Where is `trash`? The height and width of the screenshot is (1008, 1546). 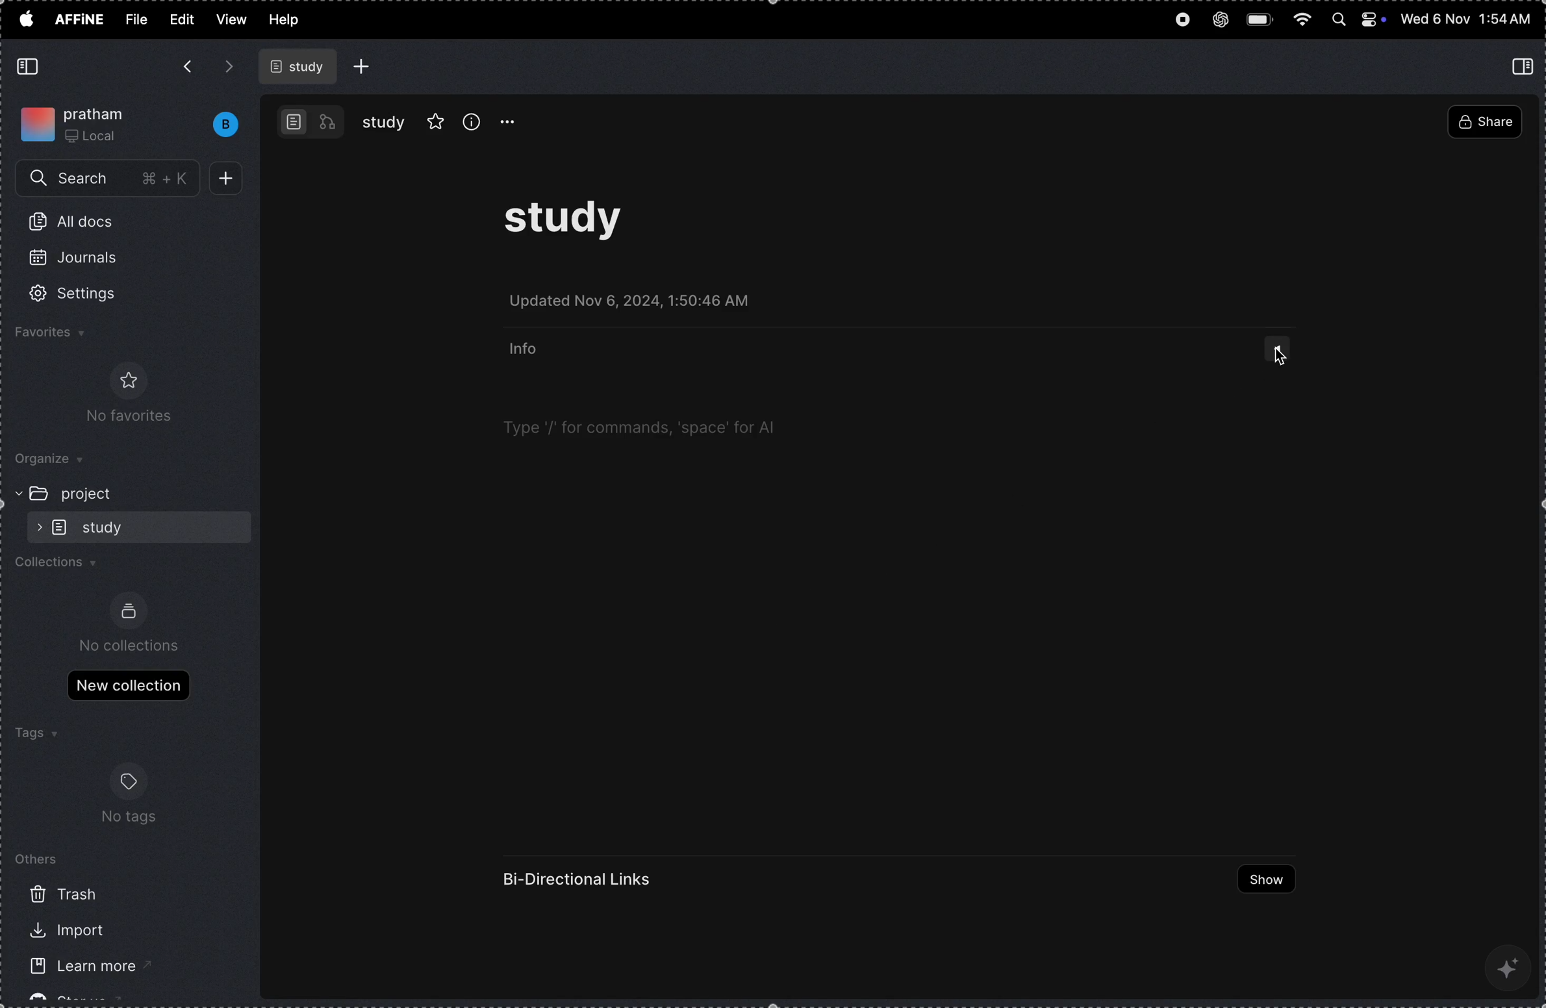
trash is located at coordinates (64, 894).